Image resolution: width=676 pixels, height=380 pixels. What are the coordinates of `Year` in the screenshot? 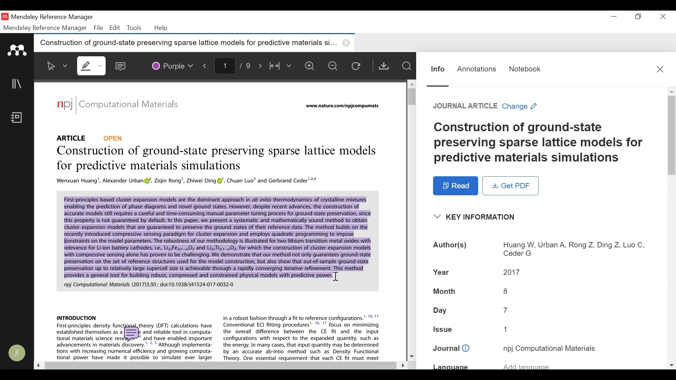 It's located at (443, 271).